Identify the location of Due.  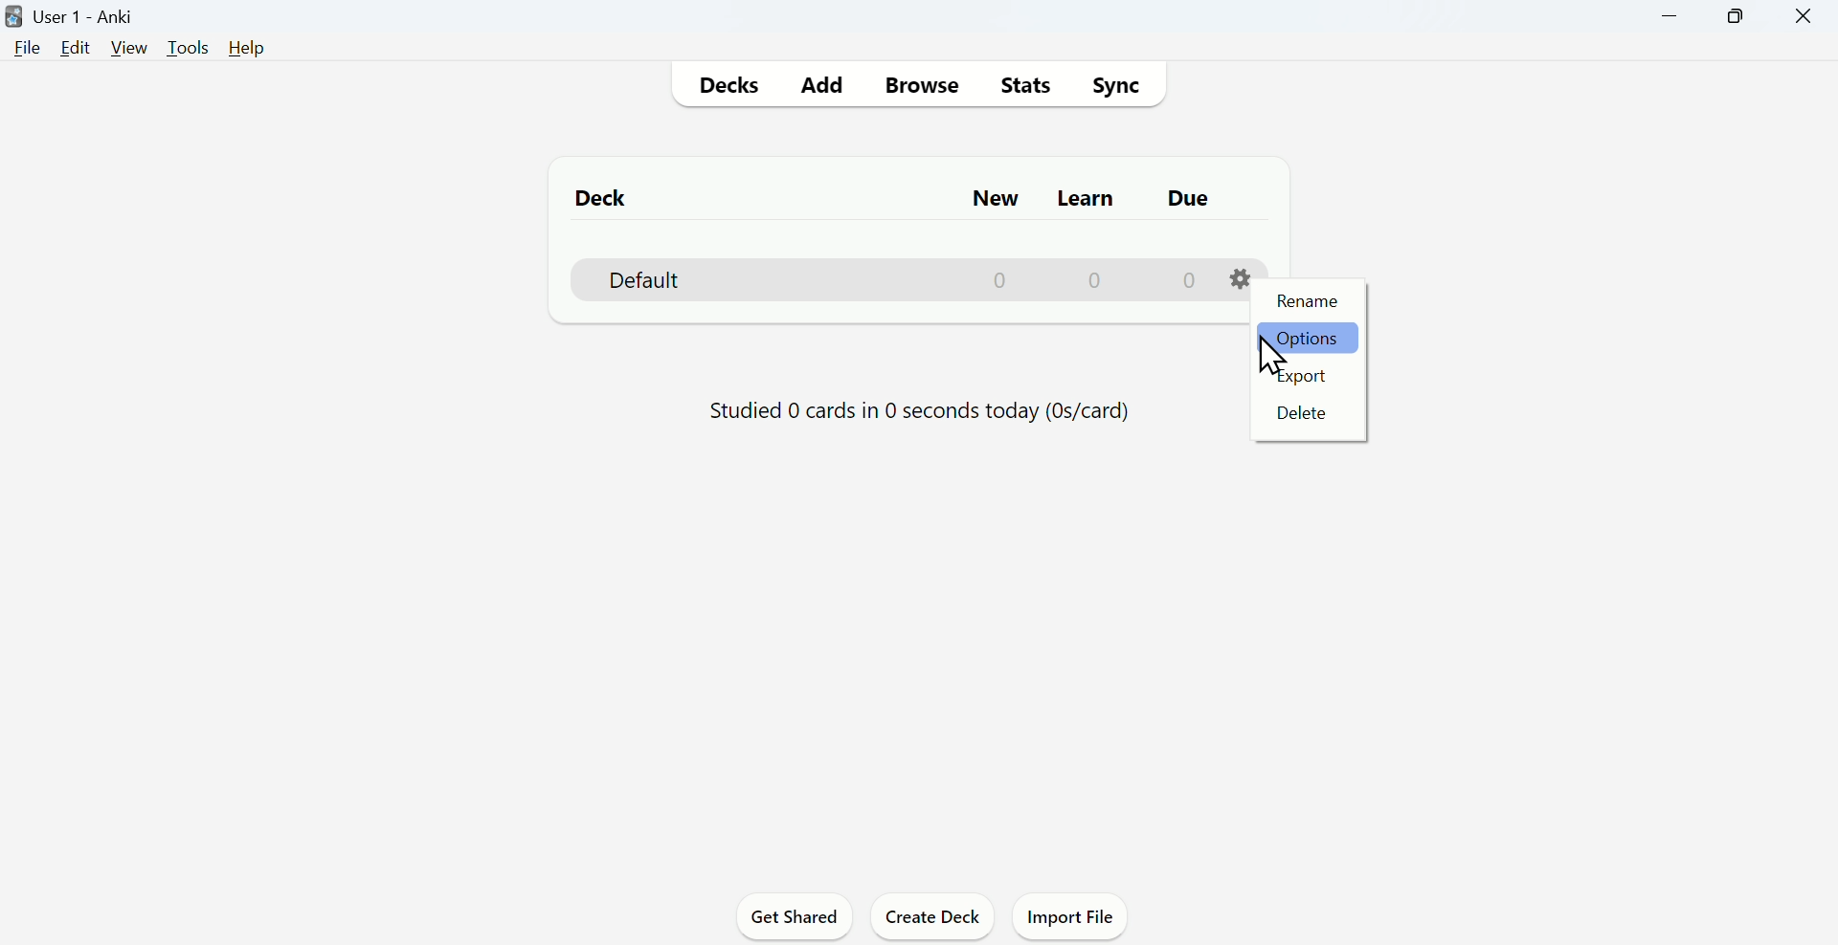
(1193, 202).